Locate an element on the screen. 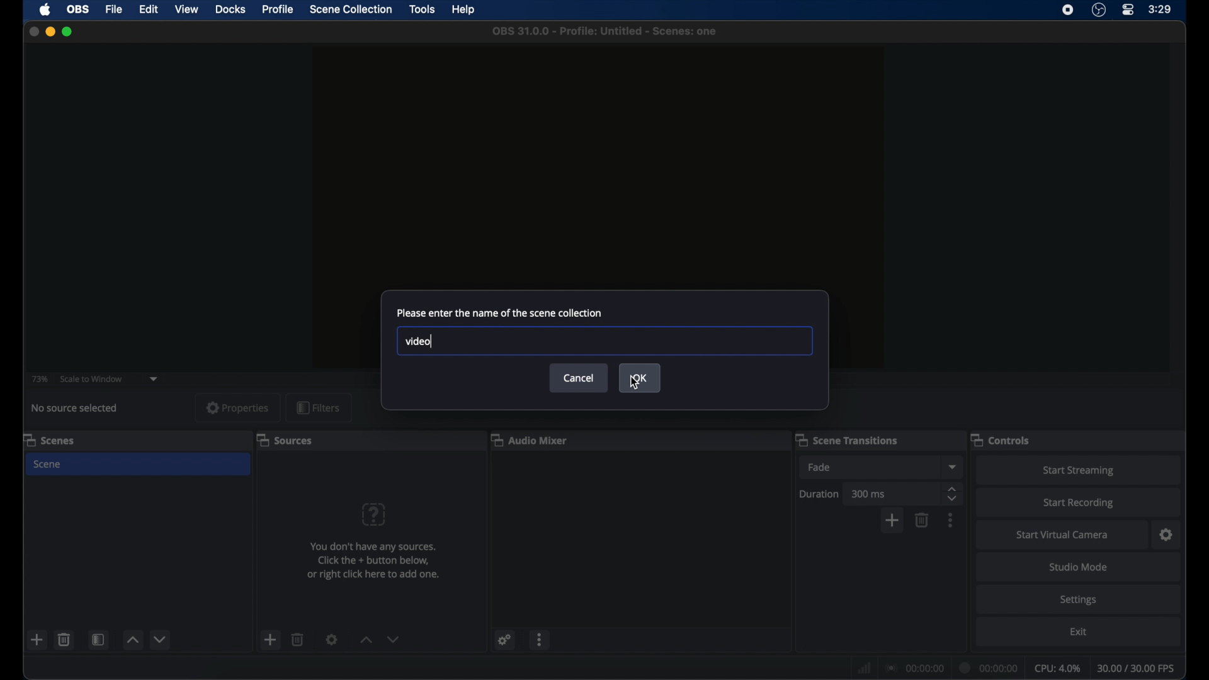 This screenshot has width=1209, height=680. 300ms is located at coordinates (869, 494).